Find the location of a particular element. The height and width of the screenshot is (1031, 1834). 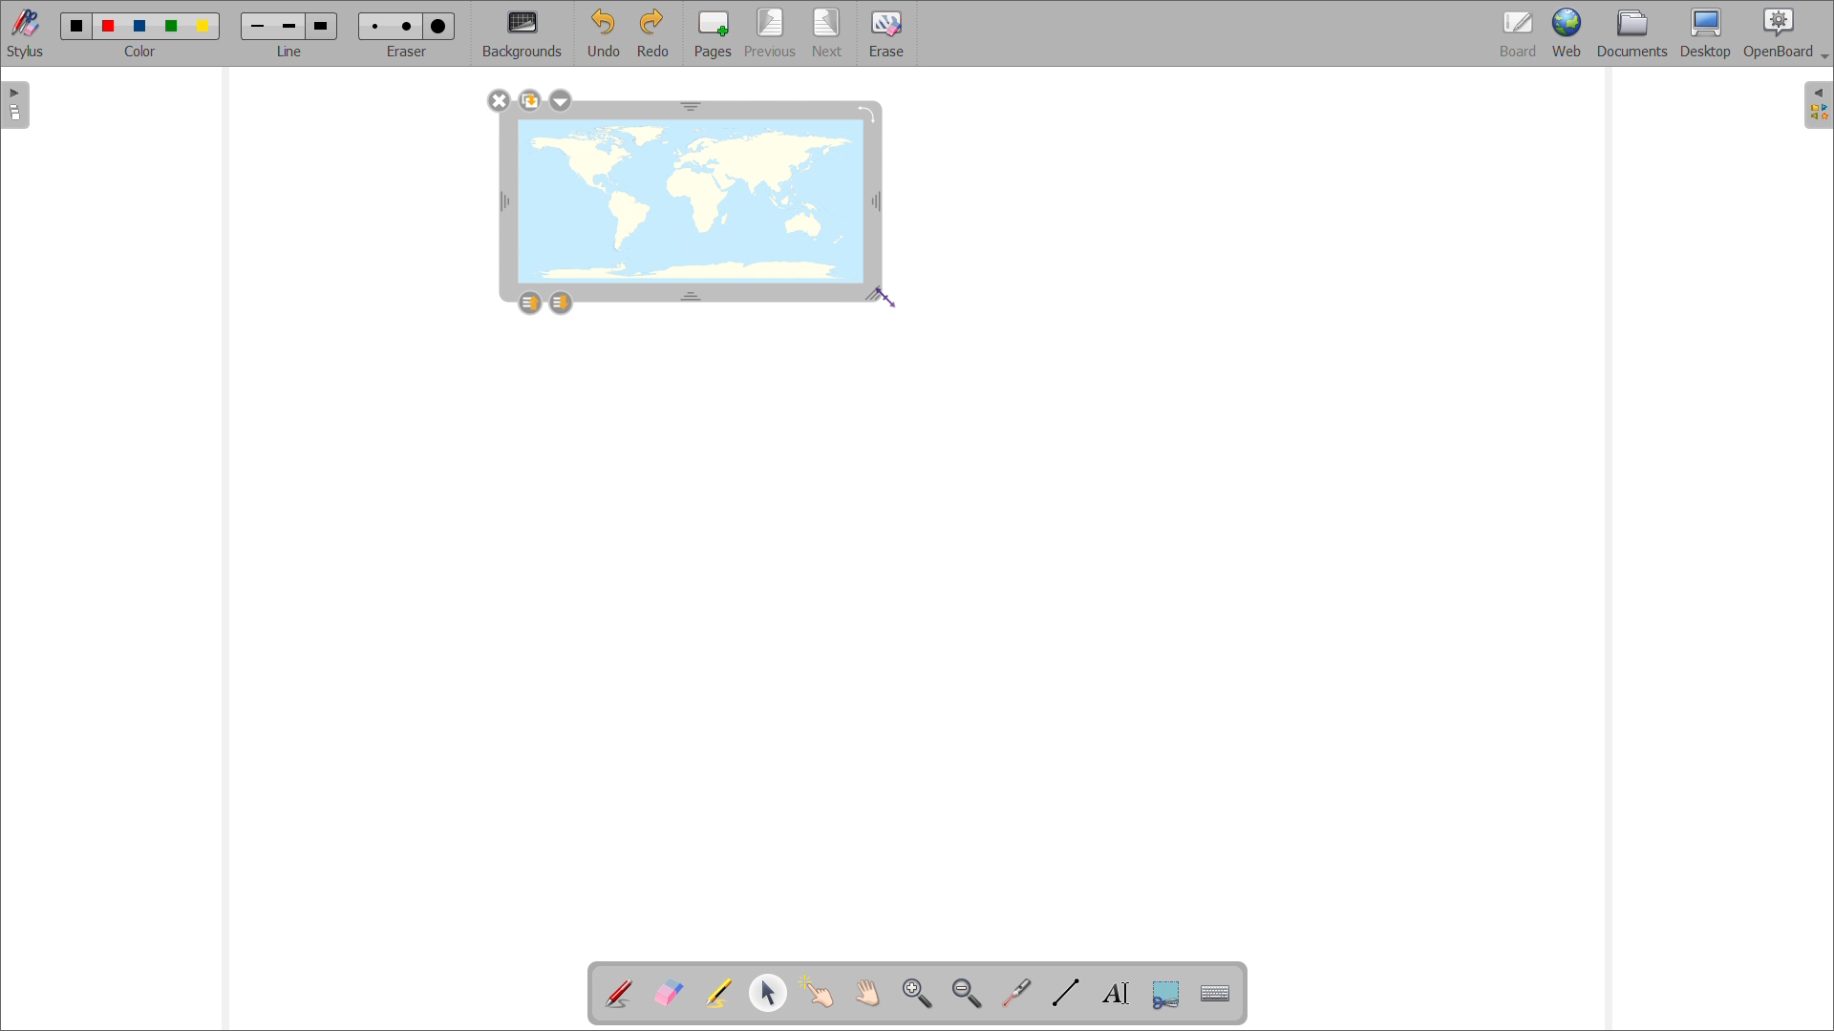

eraser is located at coordinates (406, 53).